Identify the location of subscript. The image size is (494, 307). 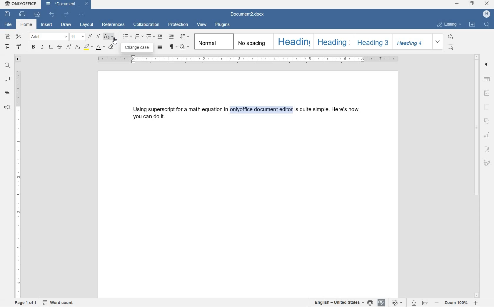
(77, 47).